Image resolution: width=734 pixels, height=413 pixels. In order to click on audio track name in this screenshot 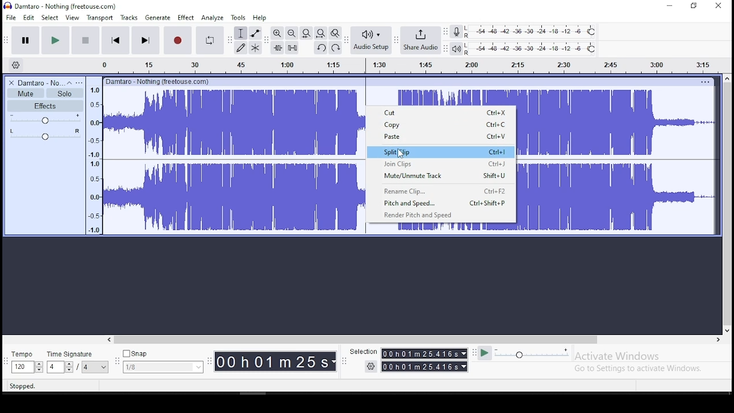, I will do `click(40, 82)`.